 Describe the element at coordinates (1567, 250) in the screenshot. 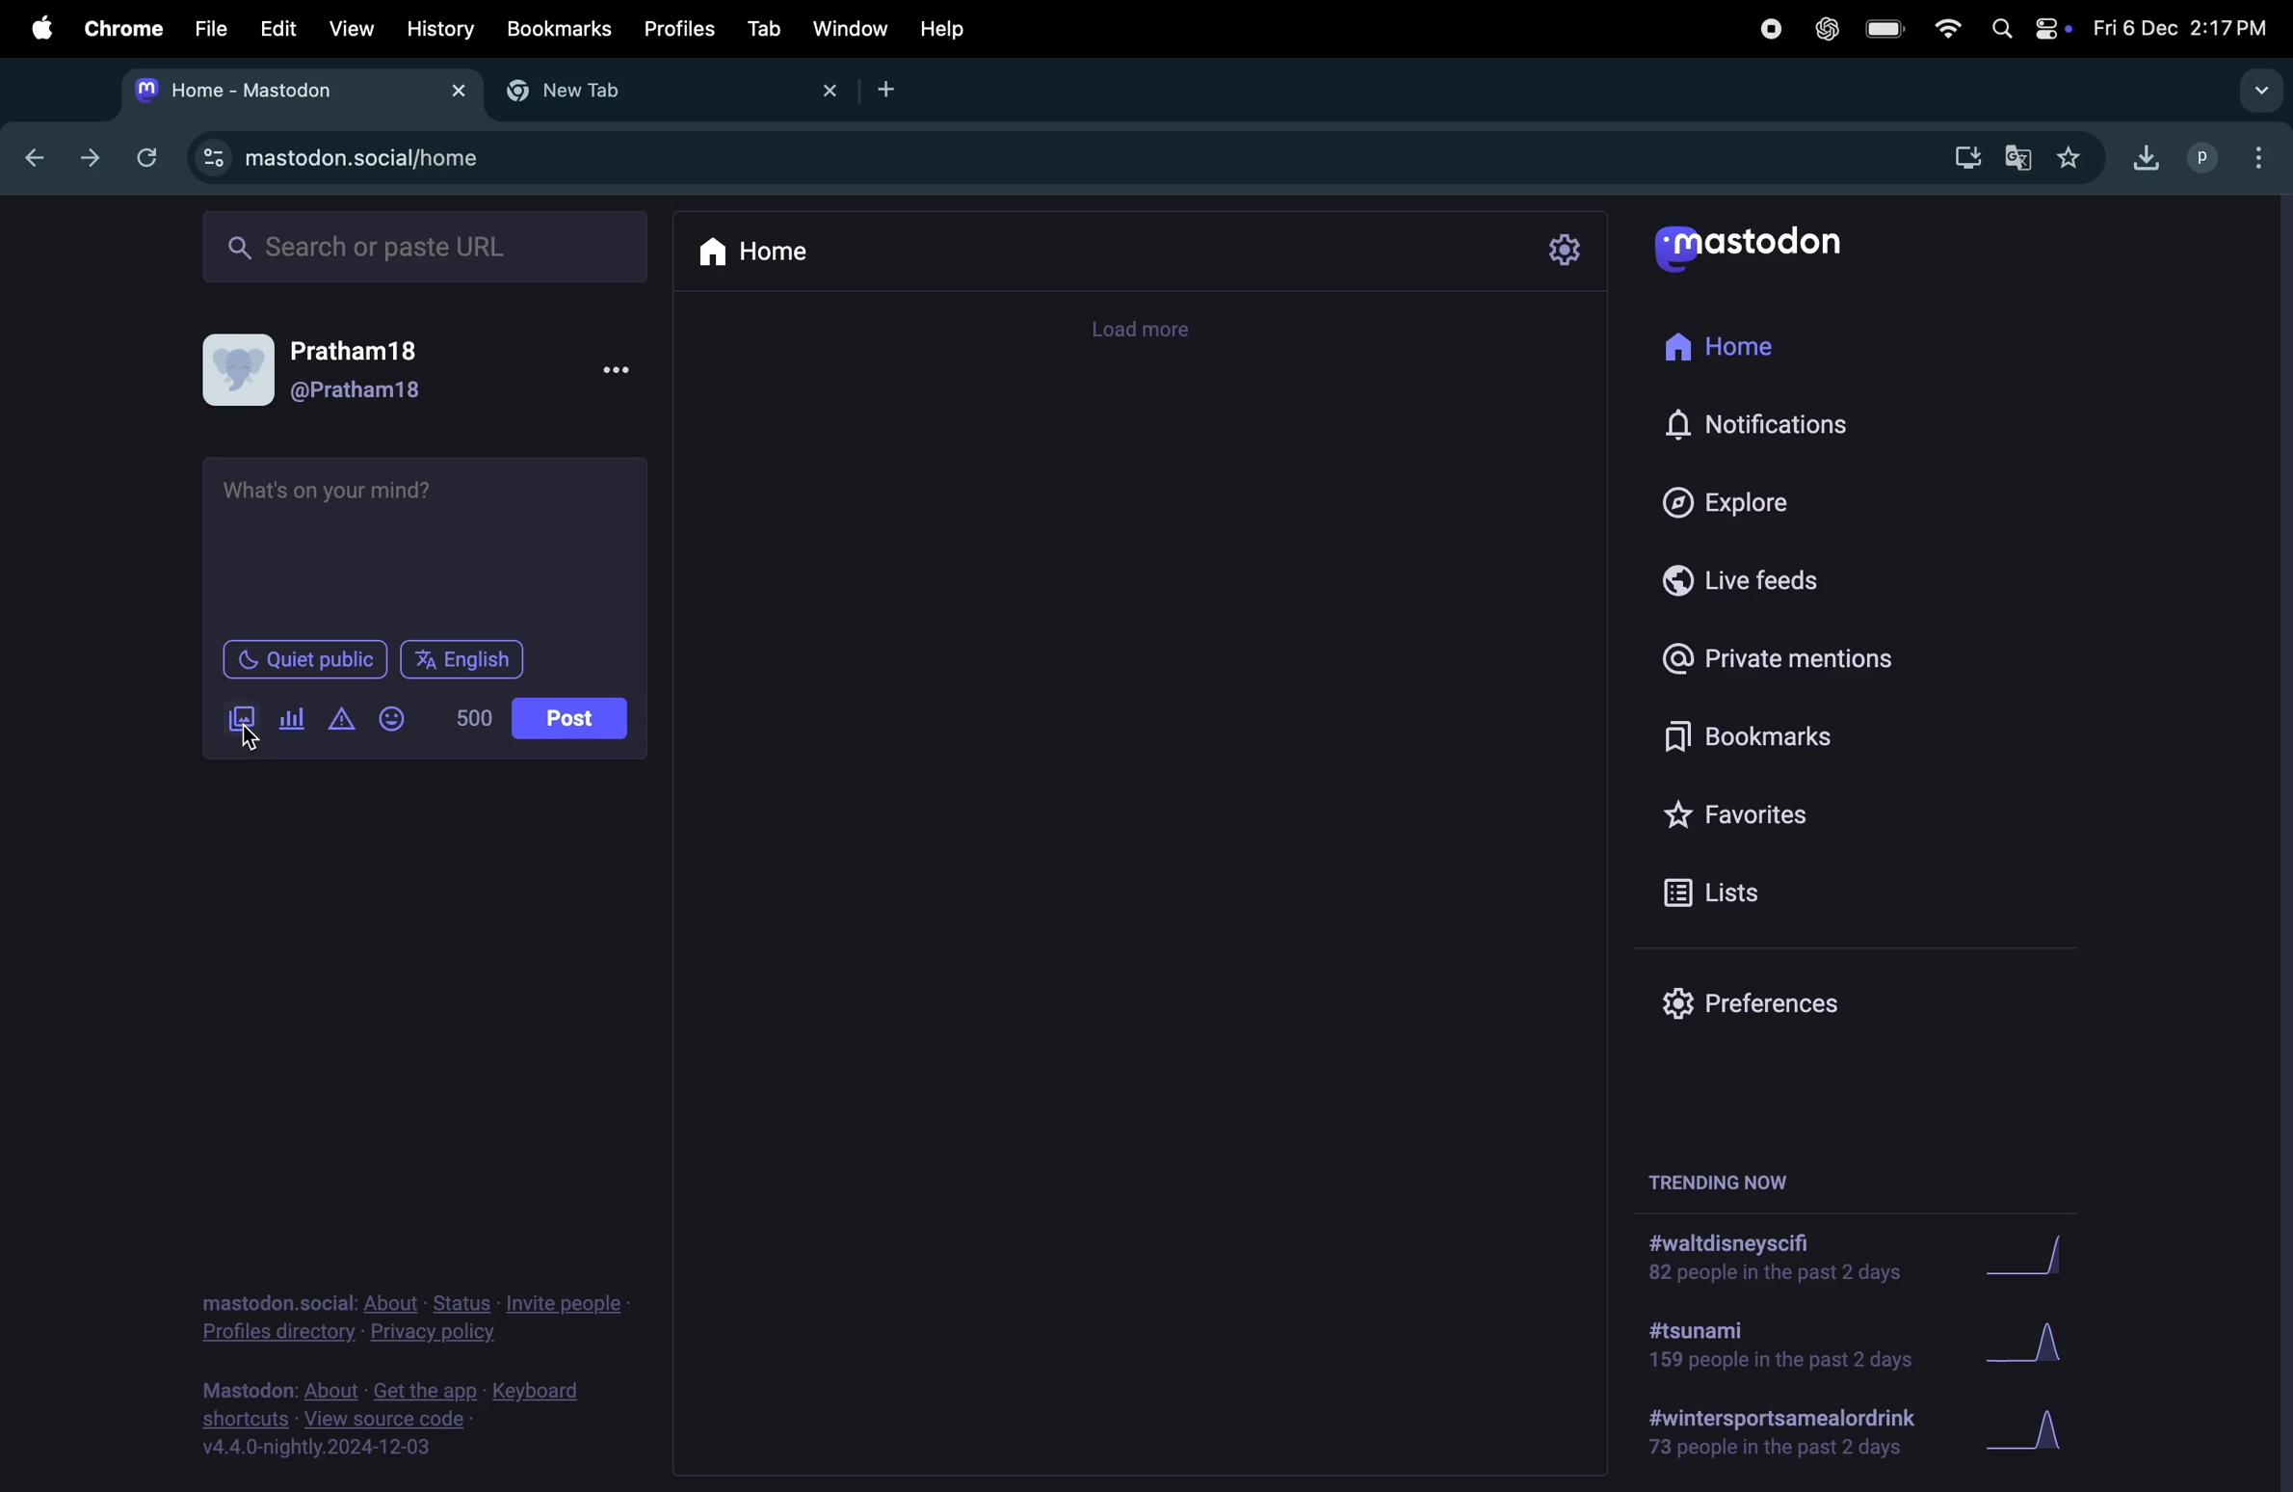

I see `settings` at that location.